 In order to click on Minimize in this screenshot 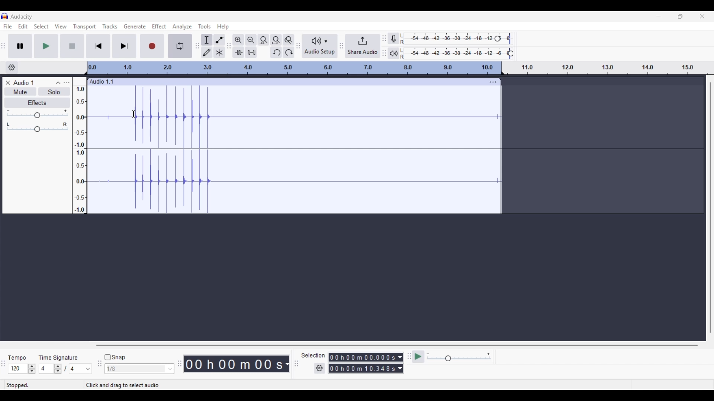, I will do `click(659, 16)`.